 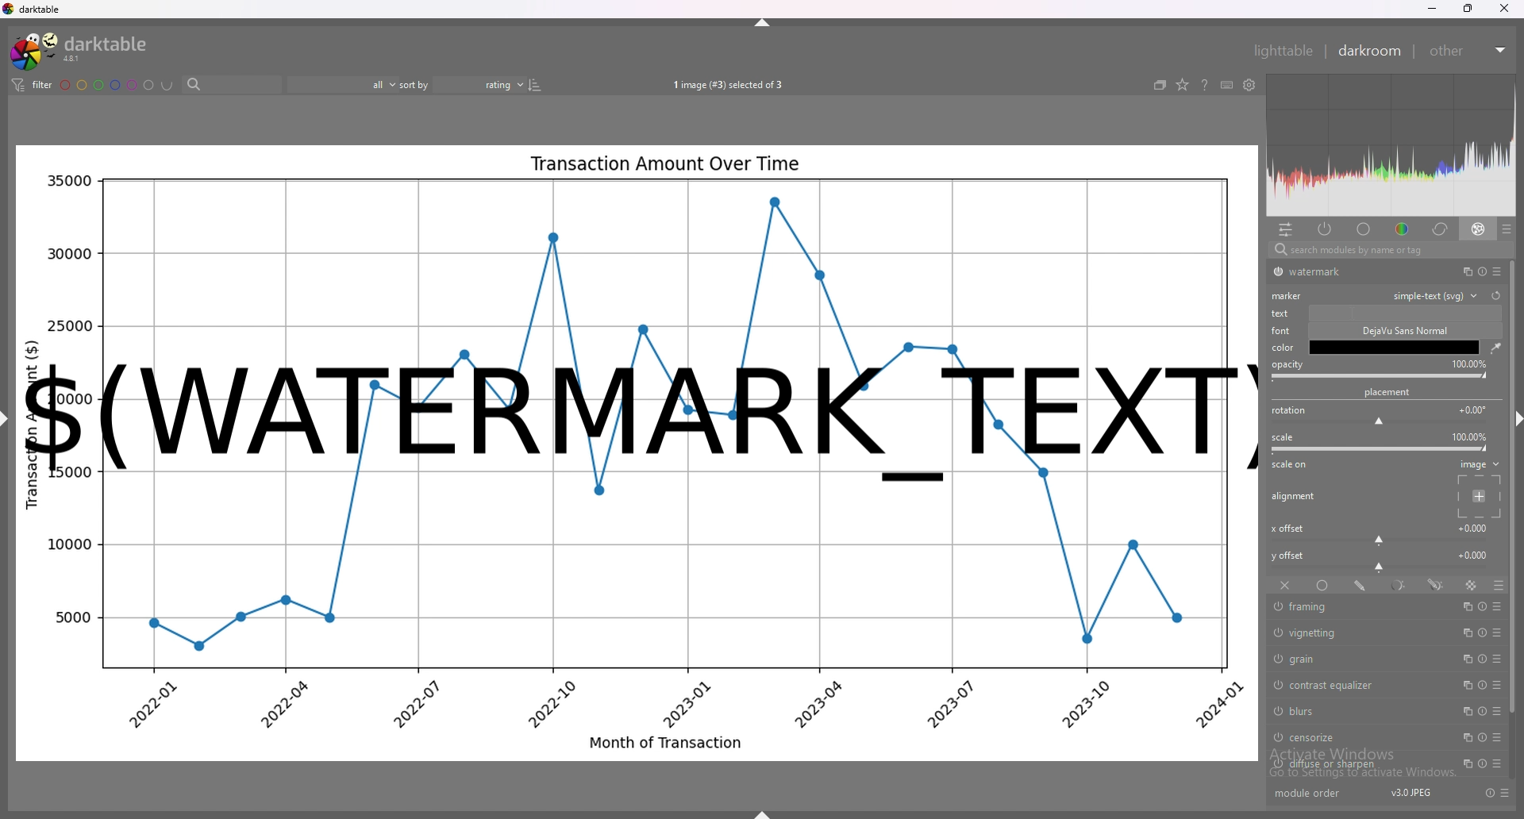 What do you see at coordinates (1467, 659) in the screenshot?
I see `multiple instances action` at bounding box center [1467, 659].